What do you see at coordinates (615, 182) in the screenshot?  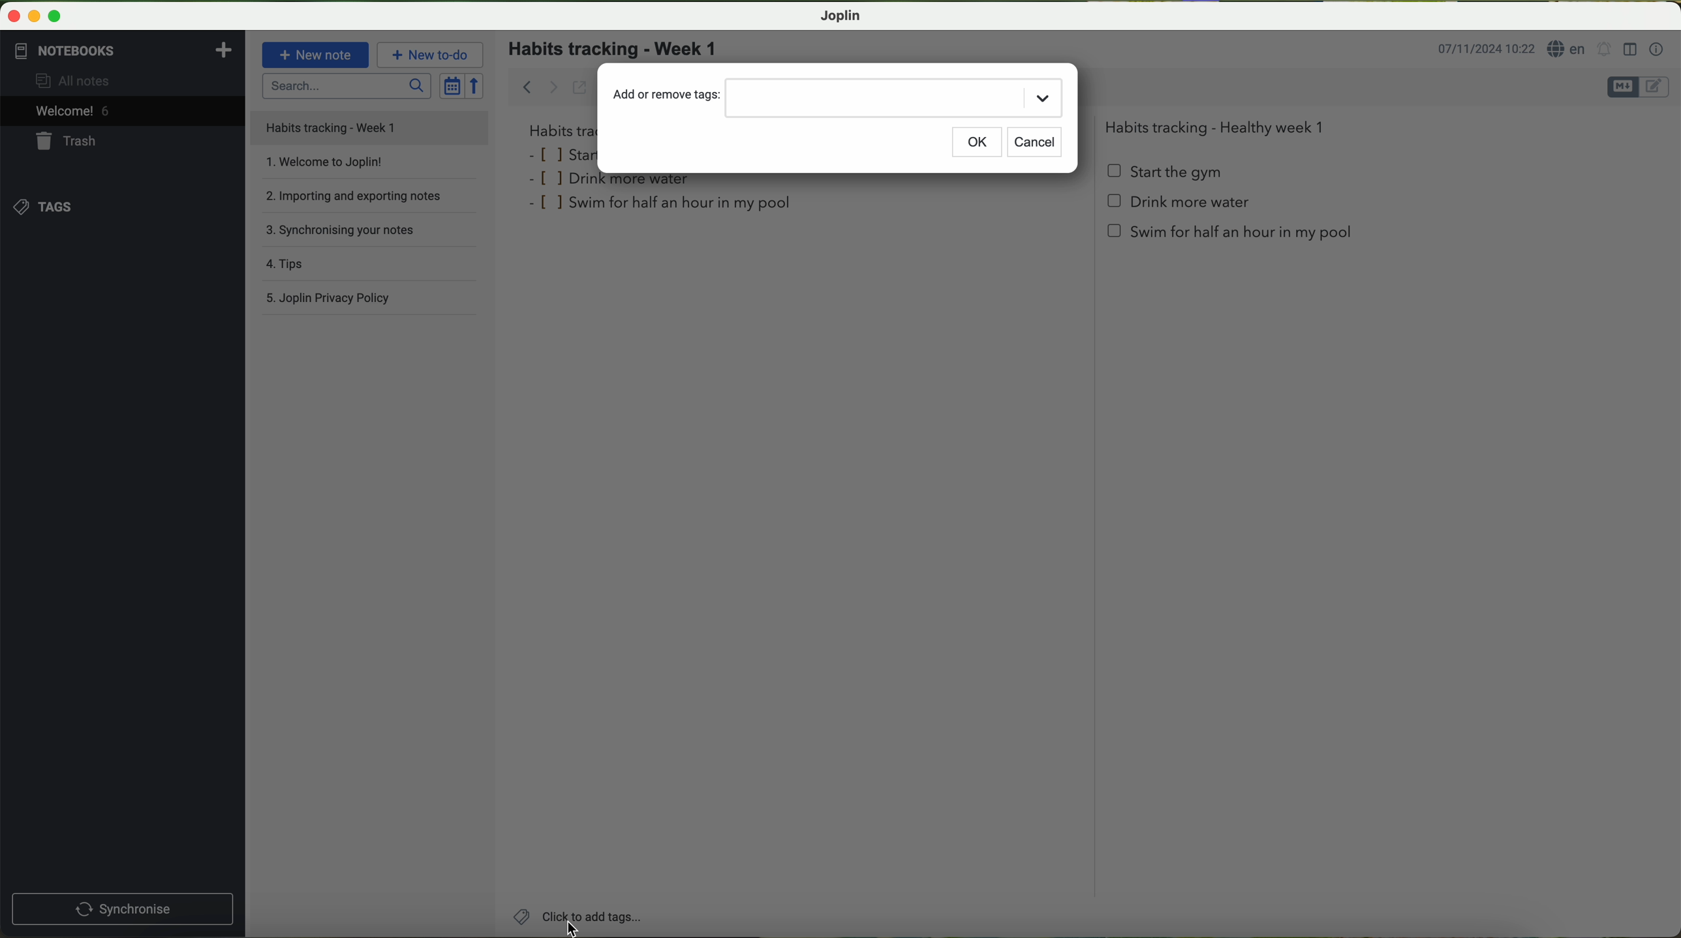 I see `drink more water` at bounding box center [615, 182].